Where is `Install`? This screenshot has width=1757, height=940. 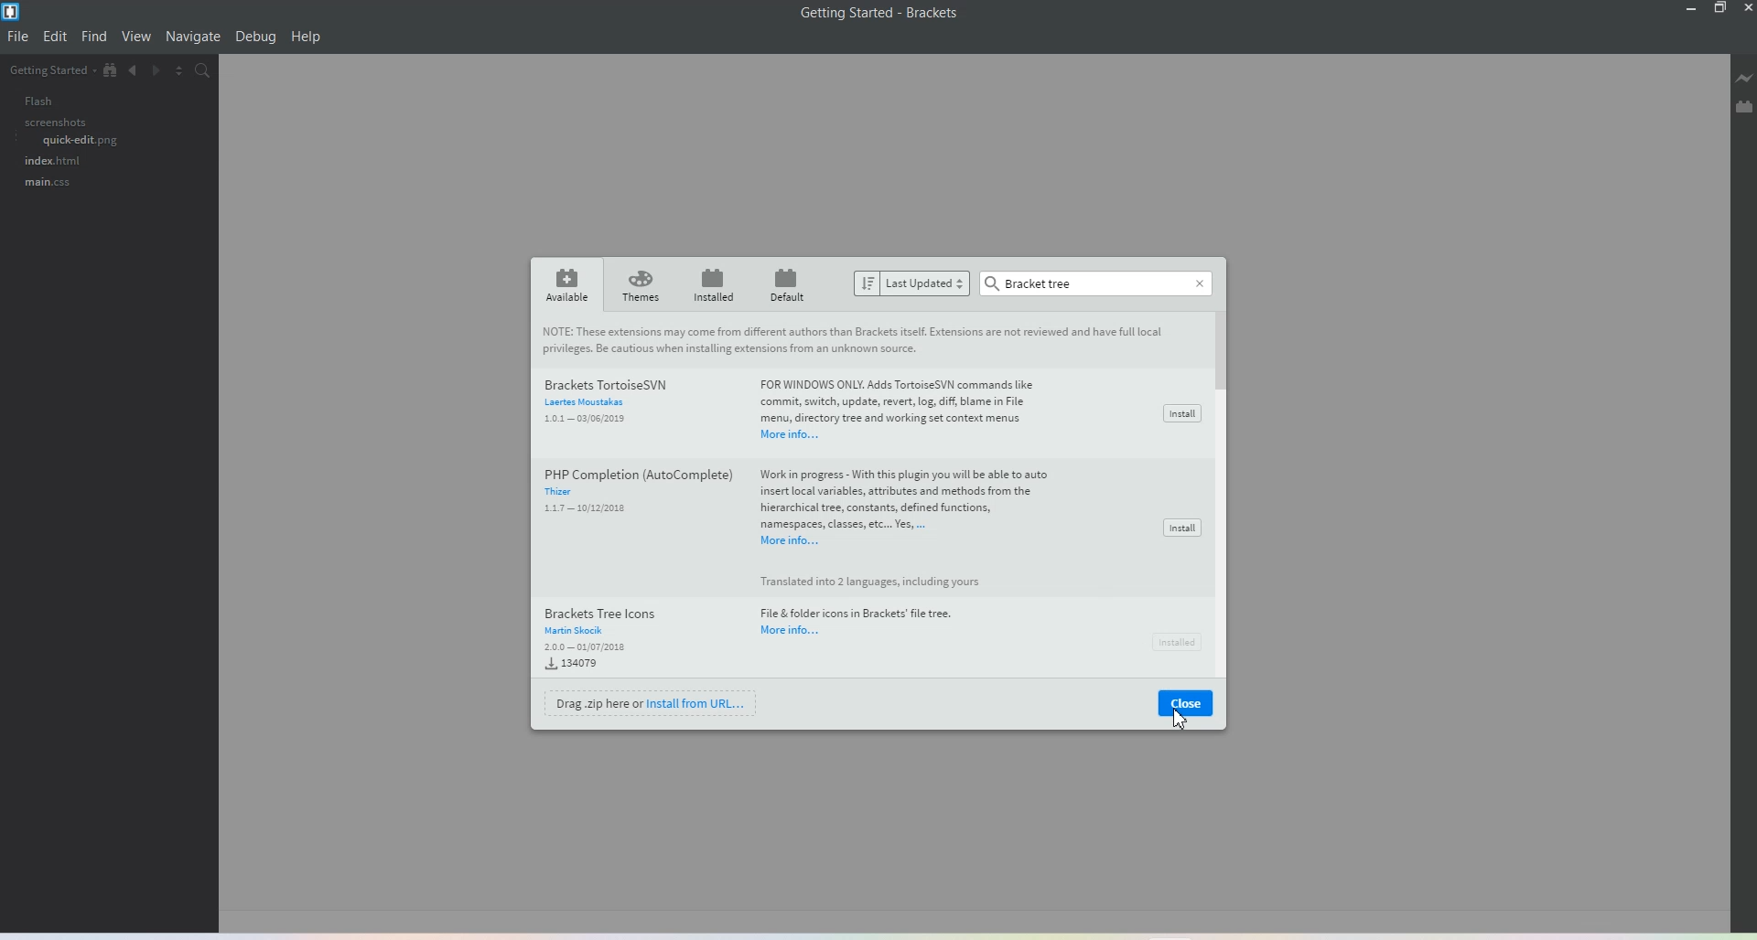
Install is located at coordinates (1176, 639).